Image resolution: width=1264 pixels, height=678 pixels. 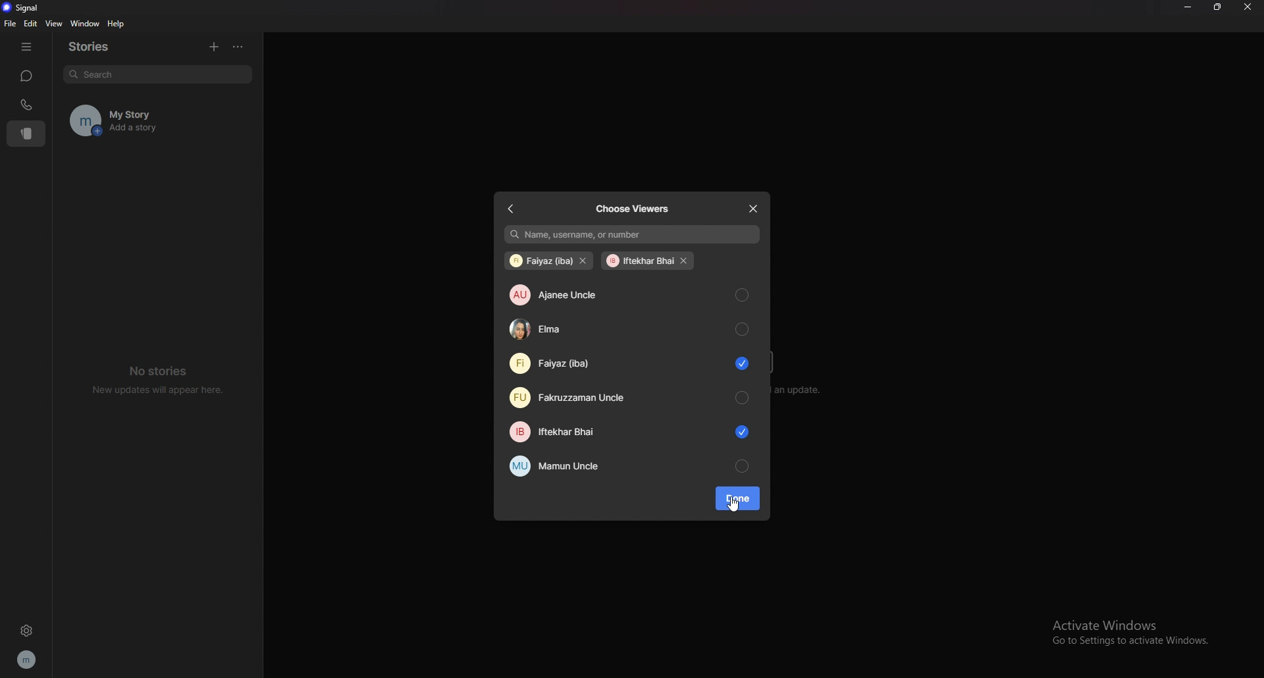 I want to click on chats, so click(x=27, y=76).